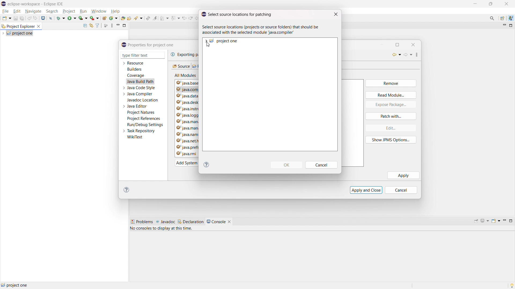 This screenshot has width=515, height=289. Describe the element at coordinates (61, 18) in the screenshot. I see `debug` at that location.